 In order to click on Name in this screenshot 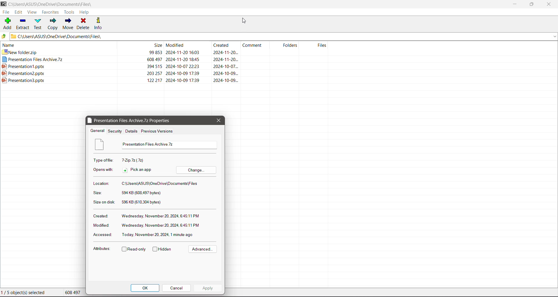, I will do `click(59, 45)`.